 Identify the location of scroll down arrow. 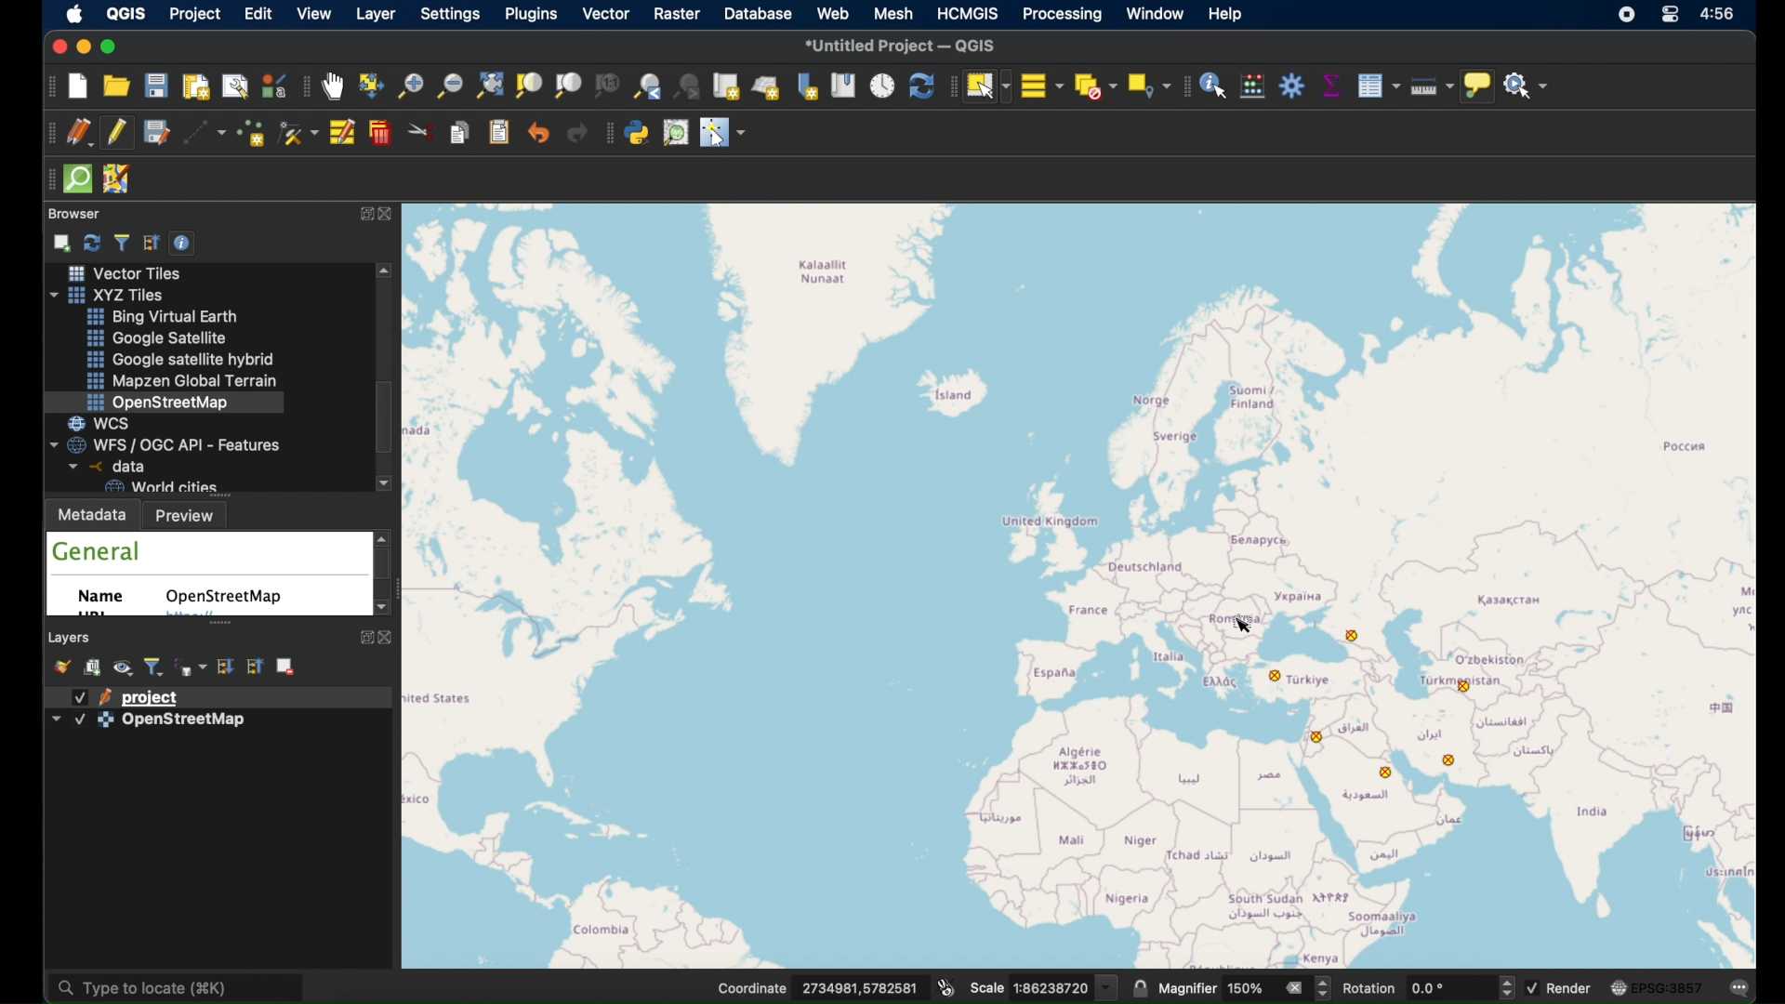
(386, 484).